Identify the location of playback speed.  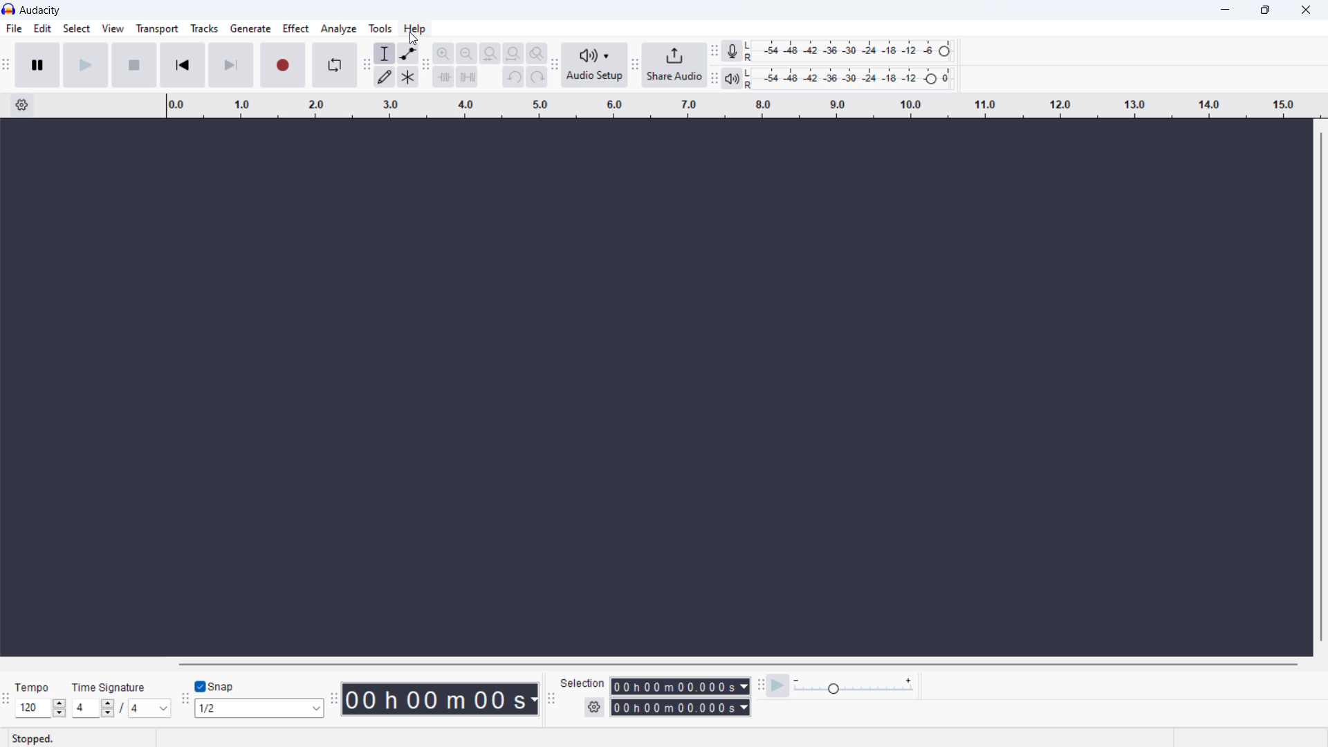
(854, 687).